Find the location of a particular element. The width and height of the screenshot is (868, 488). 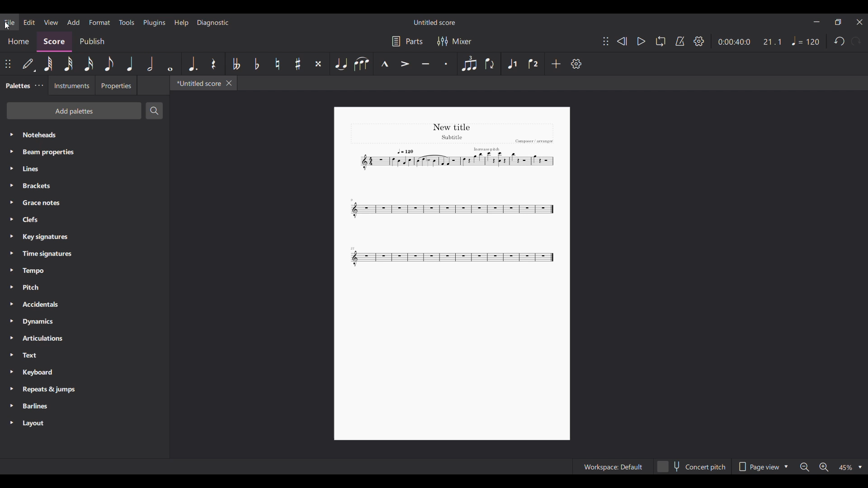

*Untitled score, current tab is located at coordinates (197, 83).